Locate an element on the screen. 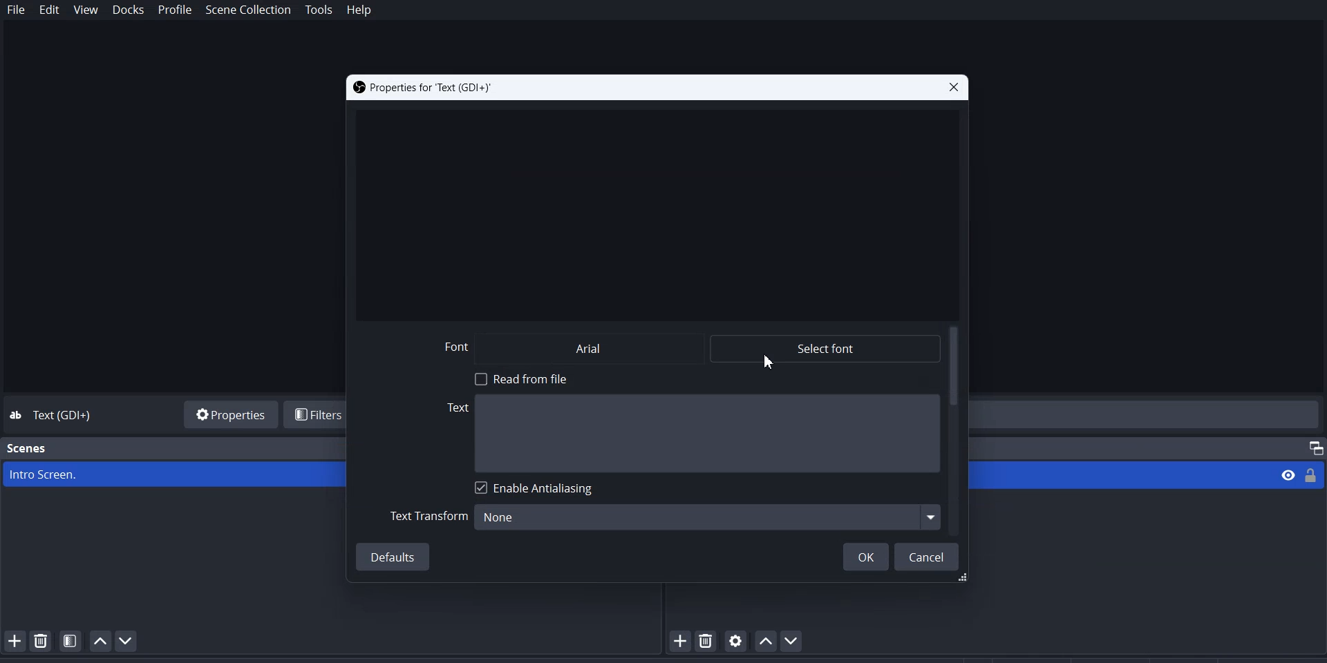  Select font is located at coordinates (827, 347).